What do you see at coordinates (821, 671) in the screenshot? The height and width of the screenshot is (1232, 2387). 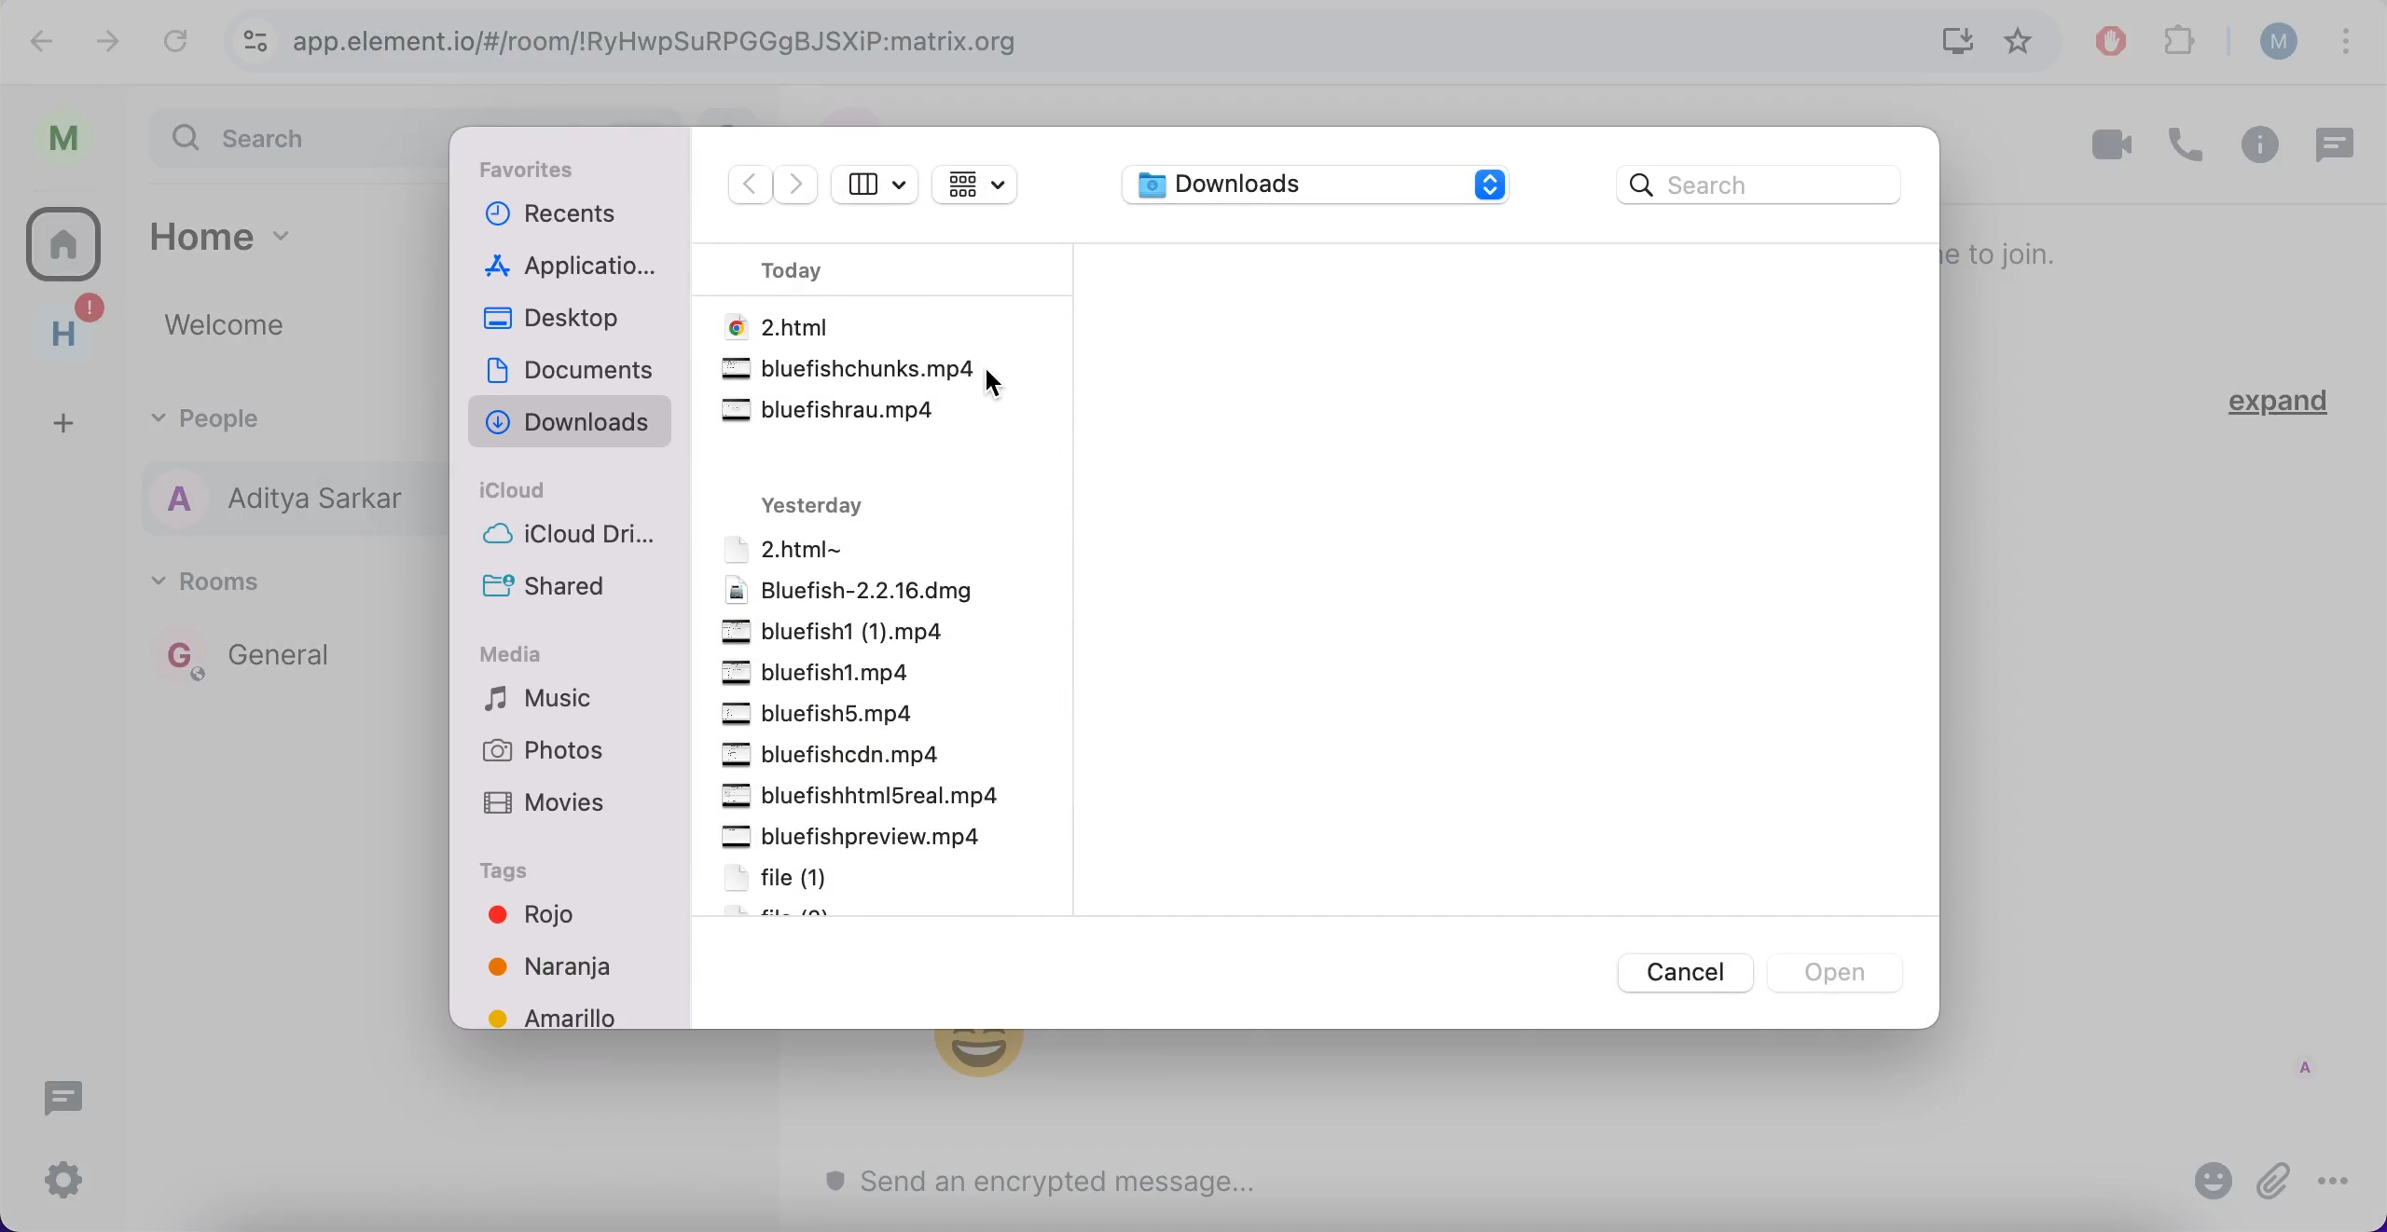 I see `bluefish1.mp4` at bounding box center [821, 671].